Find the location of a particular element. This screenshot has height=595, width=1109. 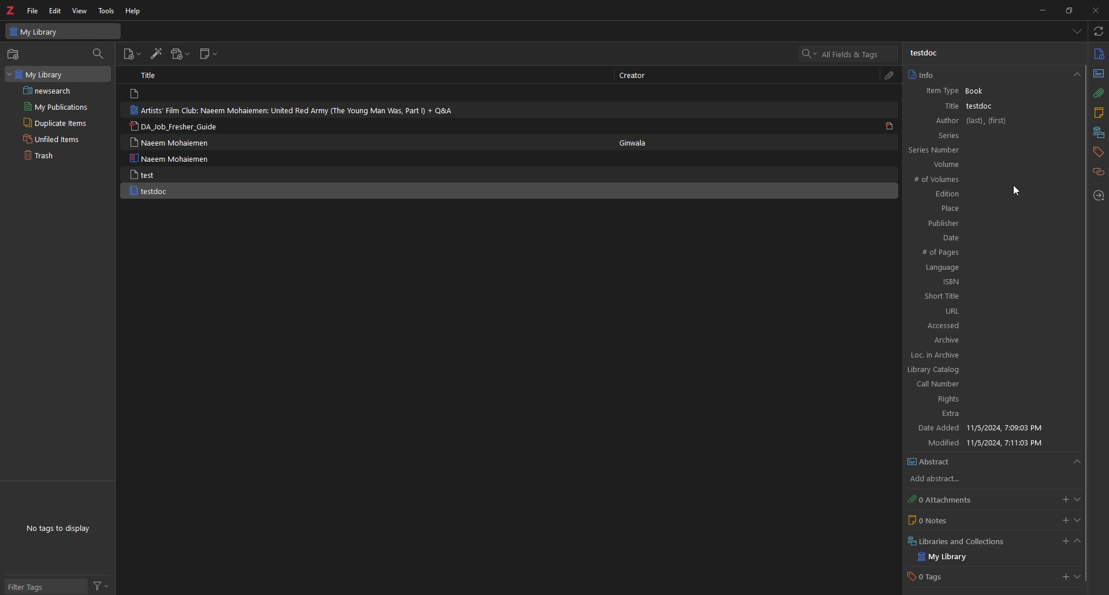

My Publications is located at coordinates (60, 107).